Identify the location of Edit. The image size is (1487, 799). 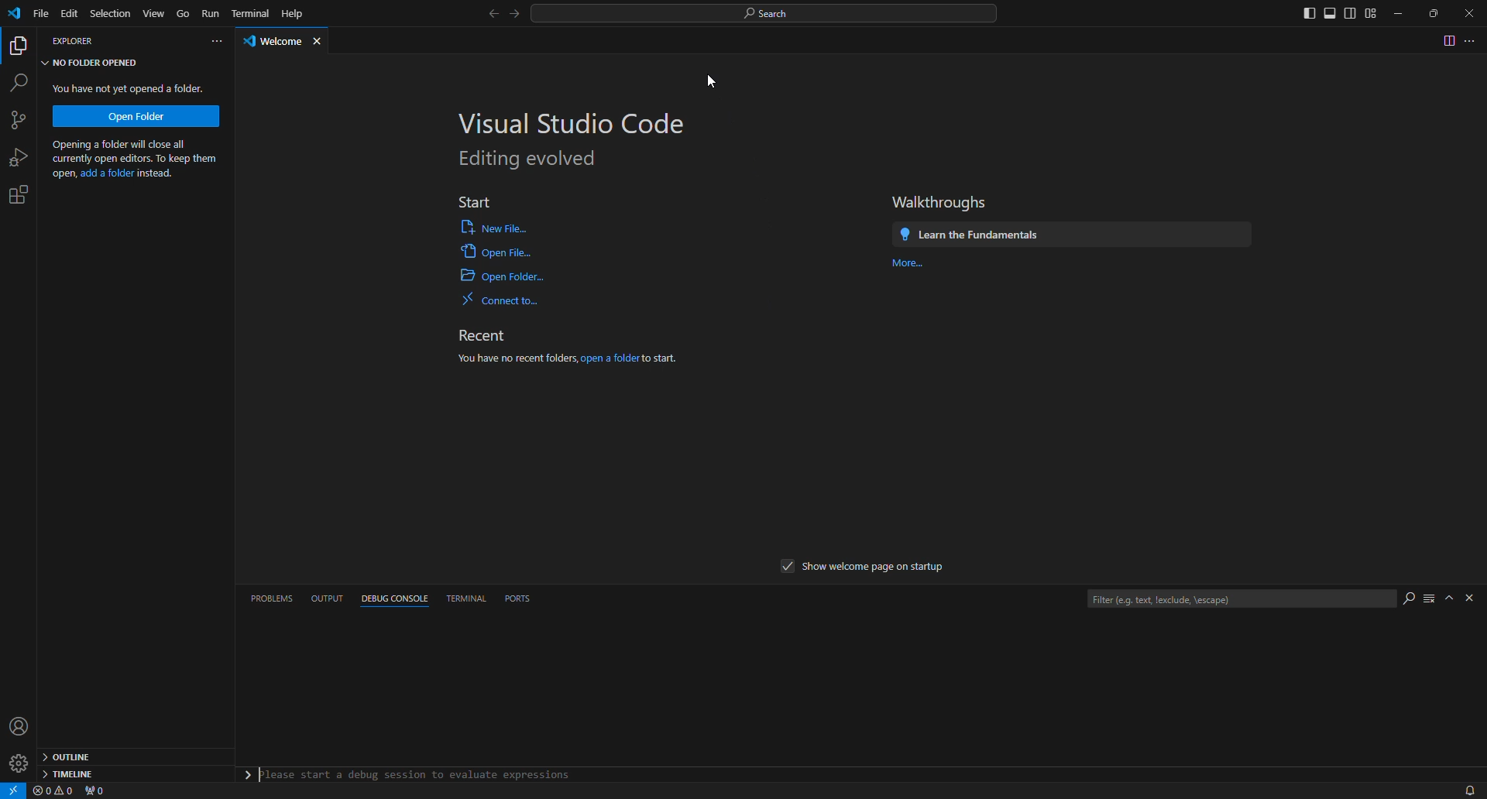
(70, 14).